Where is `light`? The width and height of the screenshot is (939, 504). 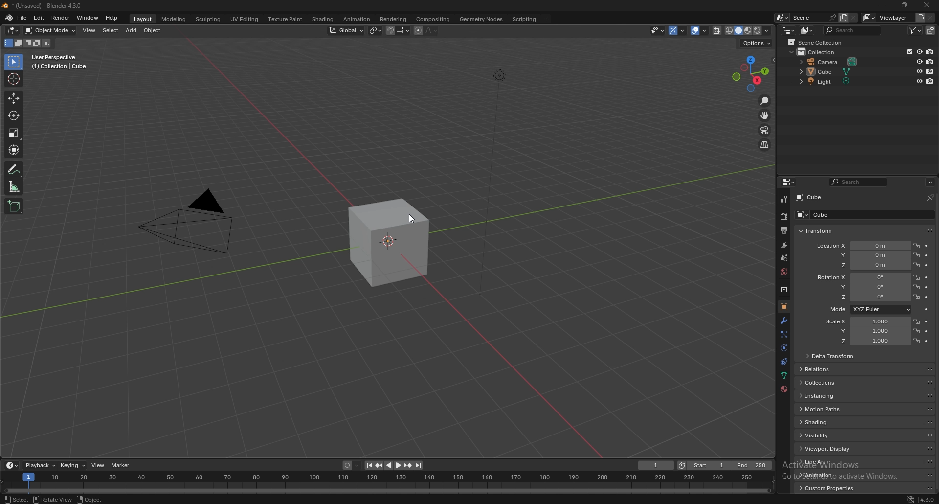
light is located at coordinates (831, 82).